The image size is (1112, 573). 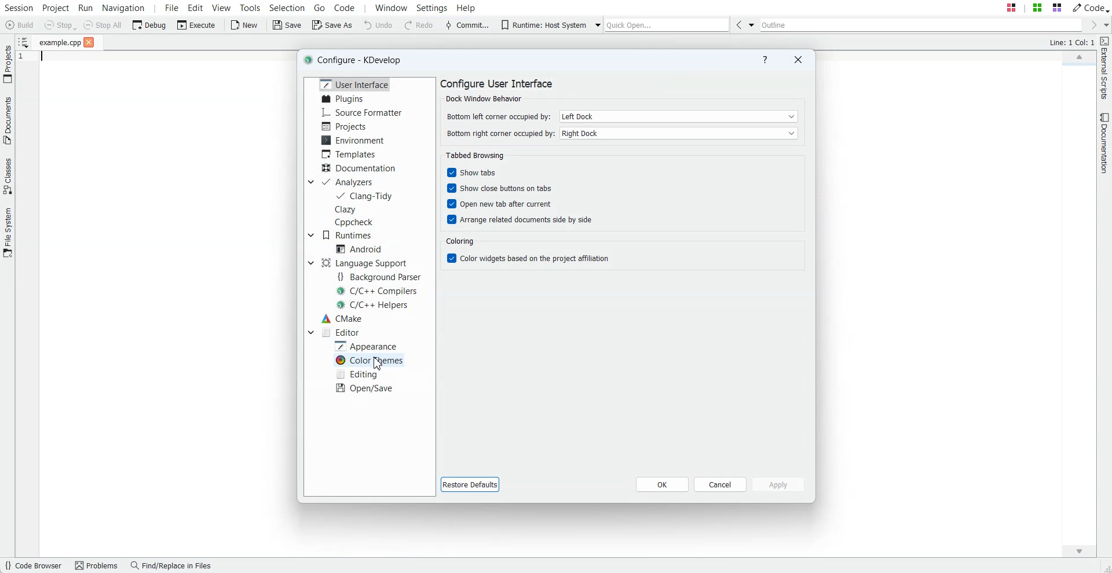 What do you see at coordinates (1071, 43) in the screenshot?
I see `Text` at bounding box center [1071, 43].